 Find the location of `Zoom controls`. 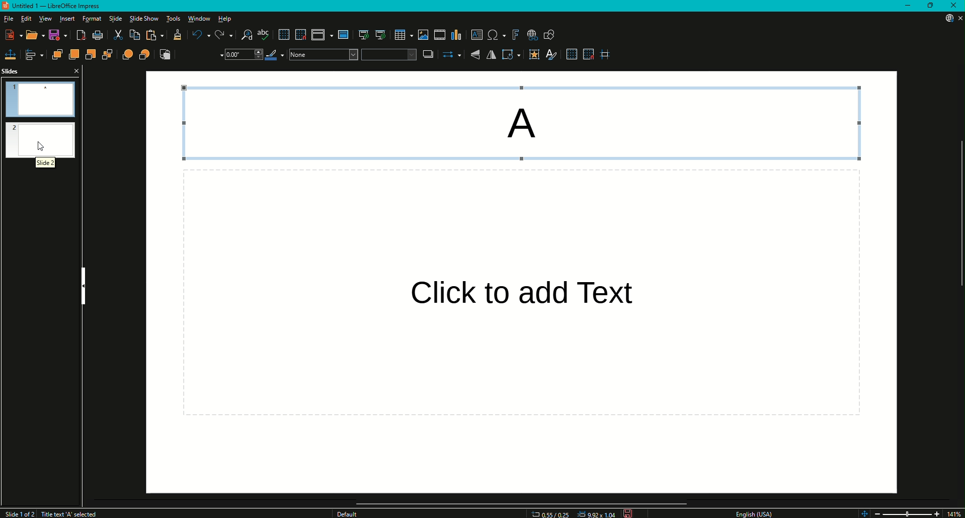

Zoom controls is located at coordinates (862, 511).